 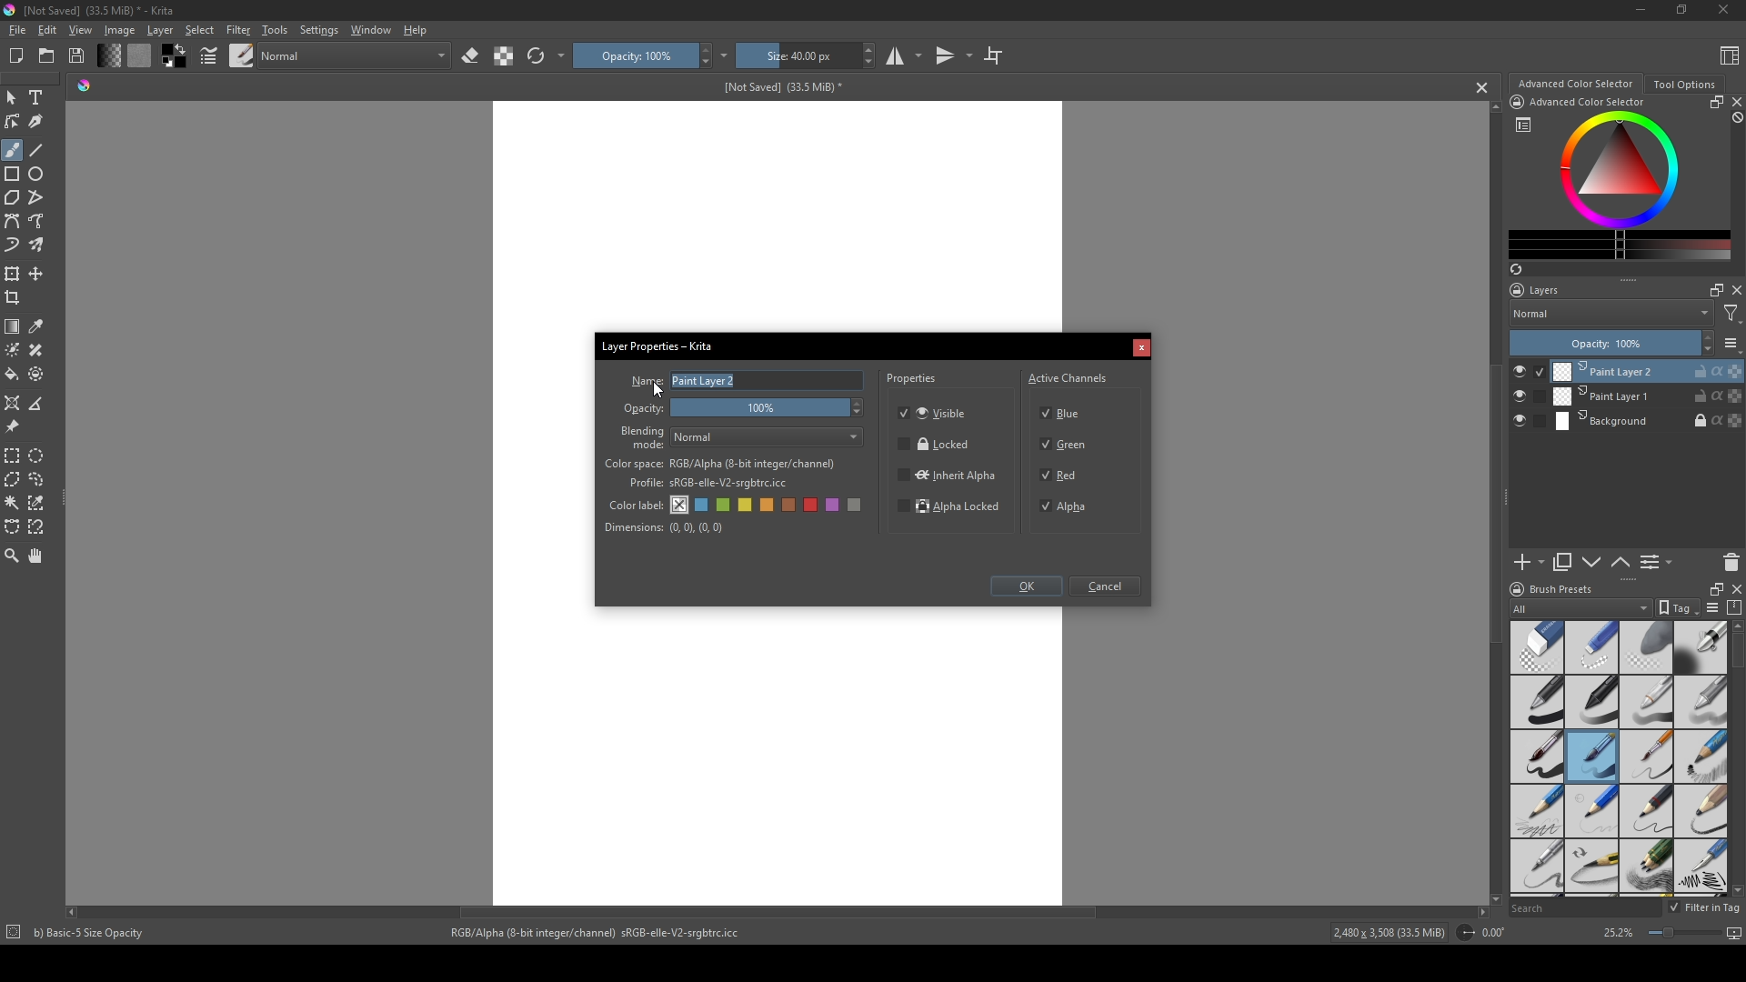 I want to click on close, so click(x=1735, y=102).